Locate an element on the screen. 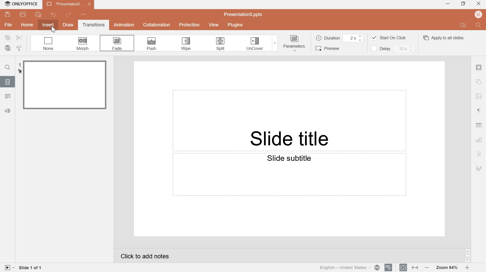 Image resolution: width=486 pixels, height=272 pixels. Apply to all slides is located at coordinates (443, 38).